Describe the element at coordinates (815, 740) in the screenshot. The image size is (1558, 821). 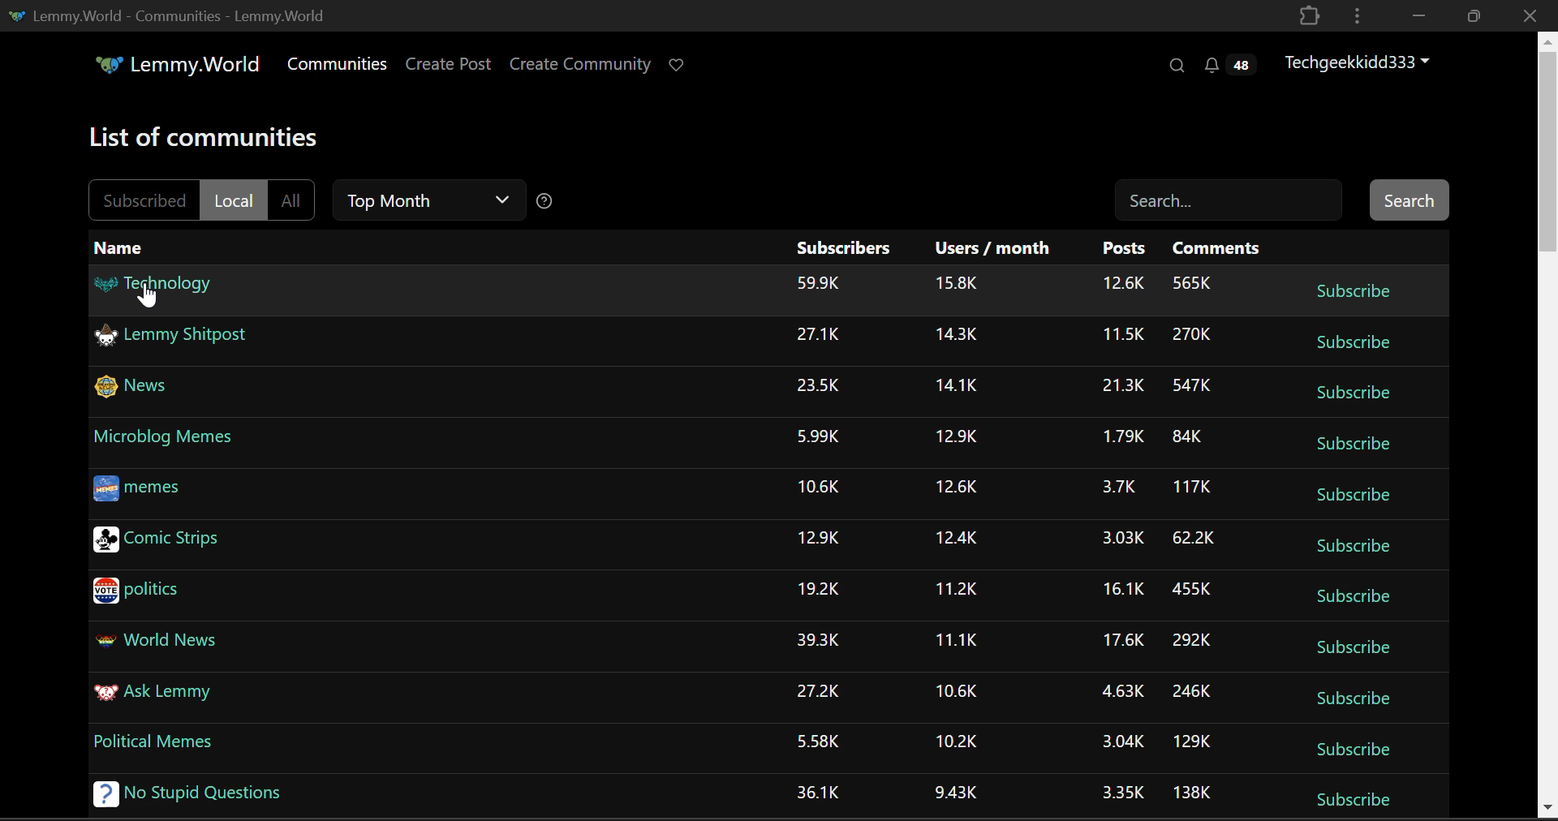
I see `Amount` at that location.